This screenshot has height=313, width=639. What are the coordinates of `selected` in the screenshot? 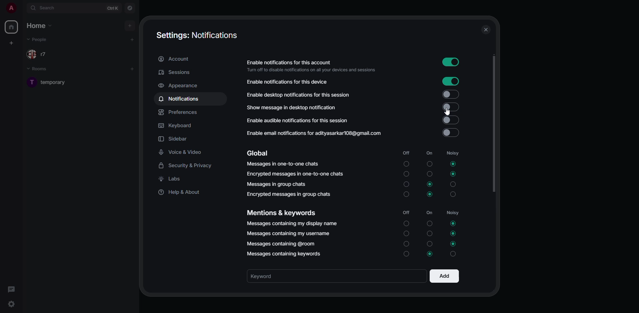 It's located at (431, 253).